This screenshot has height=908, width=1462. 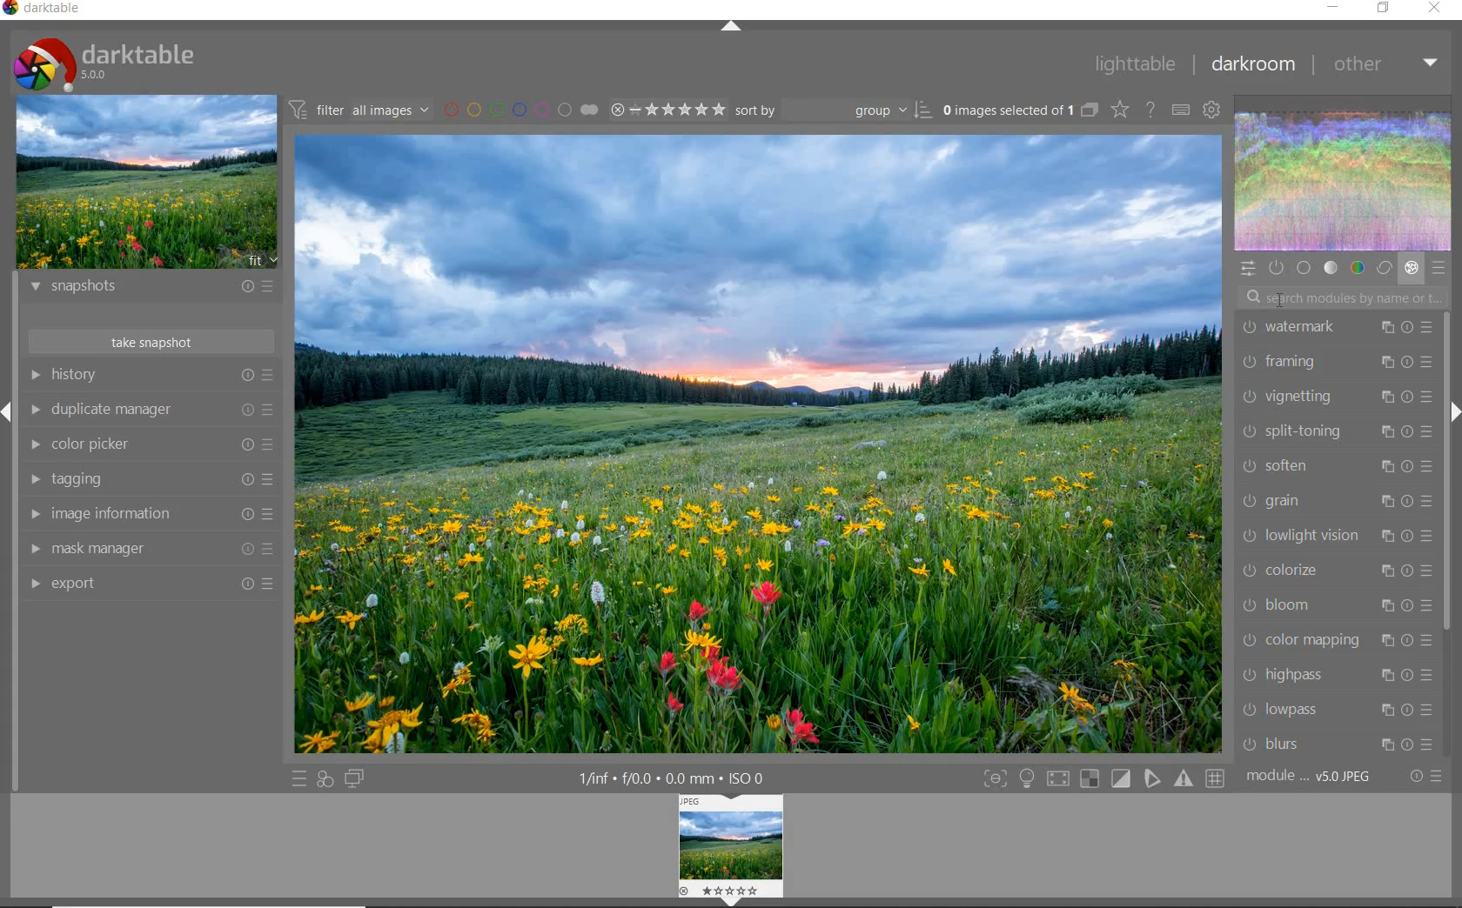 What do you see at coordinates (152, 290) in the screenshot?
I see `snapshots` at bounding box center [152, 290].